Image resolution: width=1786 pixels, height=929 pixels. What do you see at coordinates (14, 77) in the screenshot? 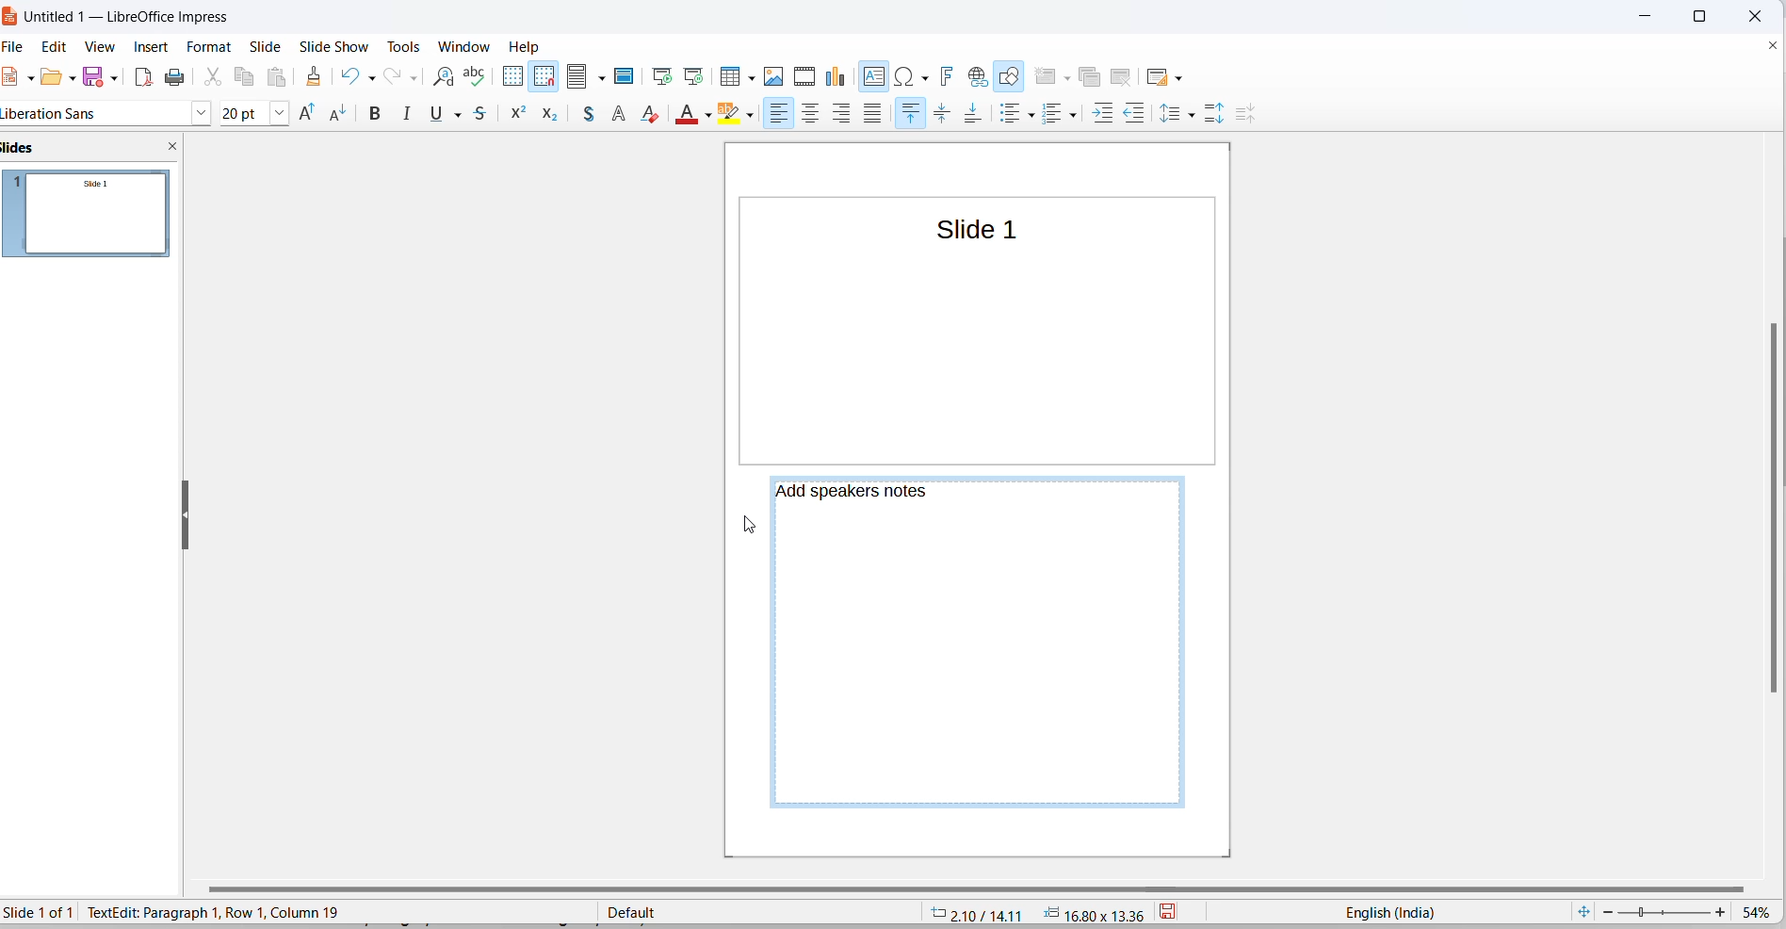
I see `file` at bounding box center [14, 77].